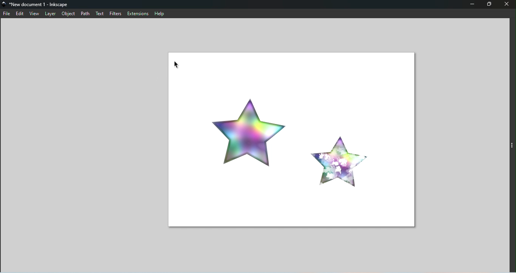  I want to click on Canvas, so click(290, 140).